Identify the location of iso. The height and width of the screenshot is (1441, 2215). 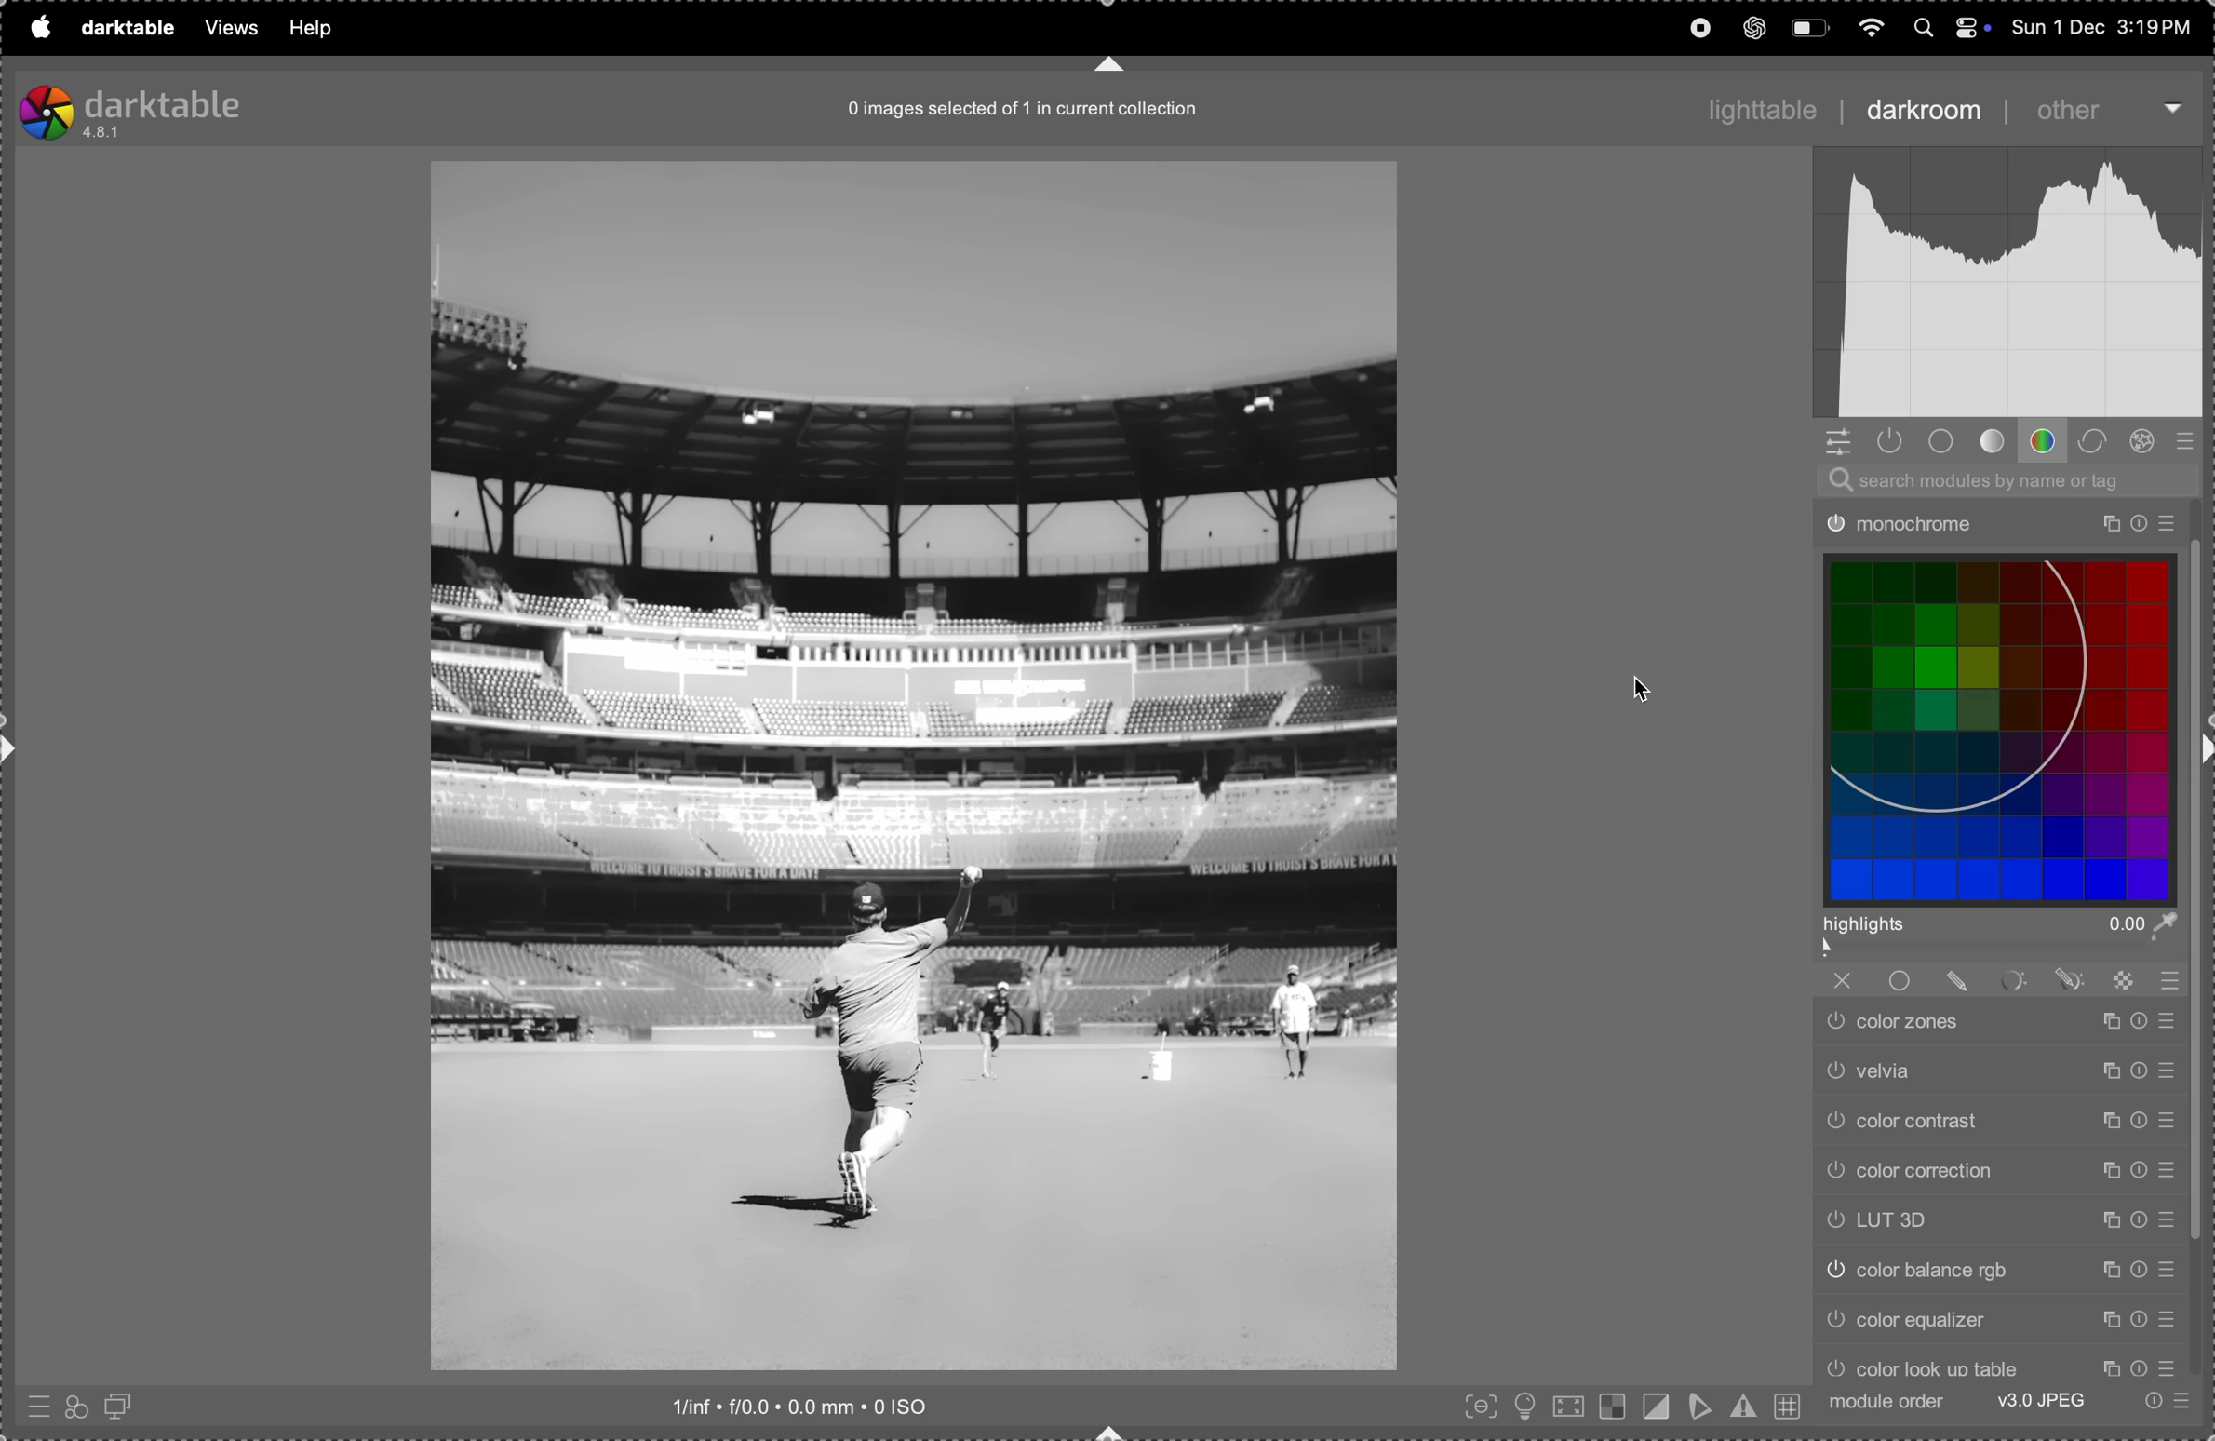
(803, 1406).